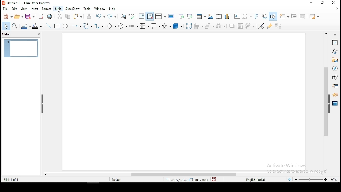 The image size is (341, 192). I want to click on animation, so click(335, 95).